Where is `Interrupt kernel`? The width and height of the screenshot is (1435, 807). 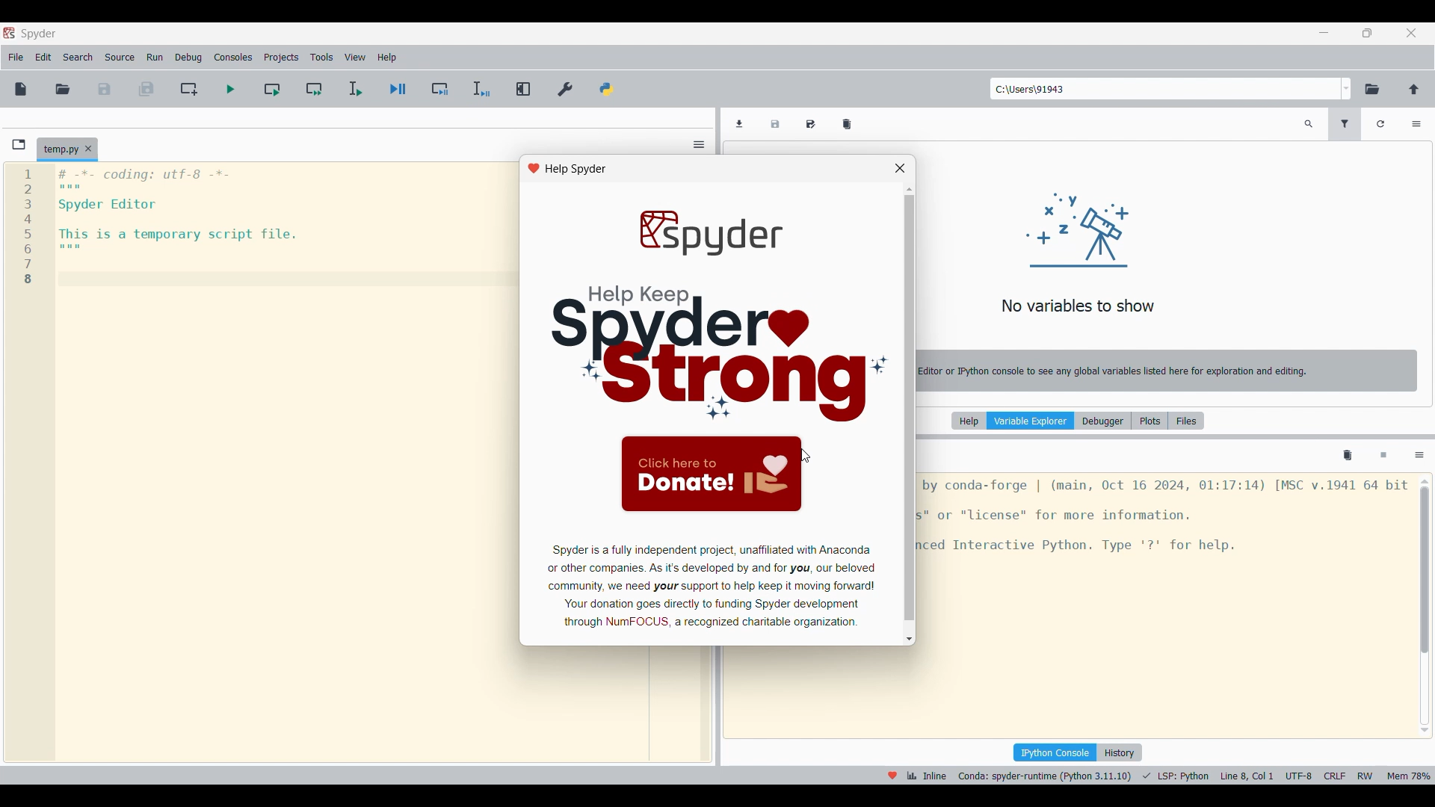
Interrupt kernel is located at coordinates (1383, 456).